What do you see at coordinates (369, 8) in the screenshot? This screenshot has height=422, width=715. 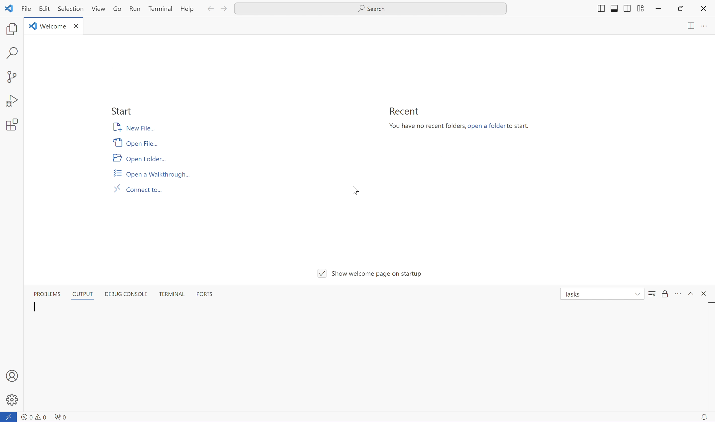 I see `Search` at bounding box center [369, 8].